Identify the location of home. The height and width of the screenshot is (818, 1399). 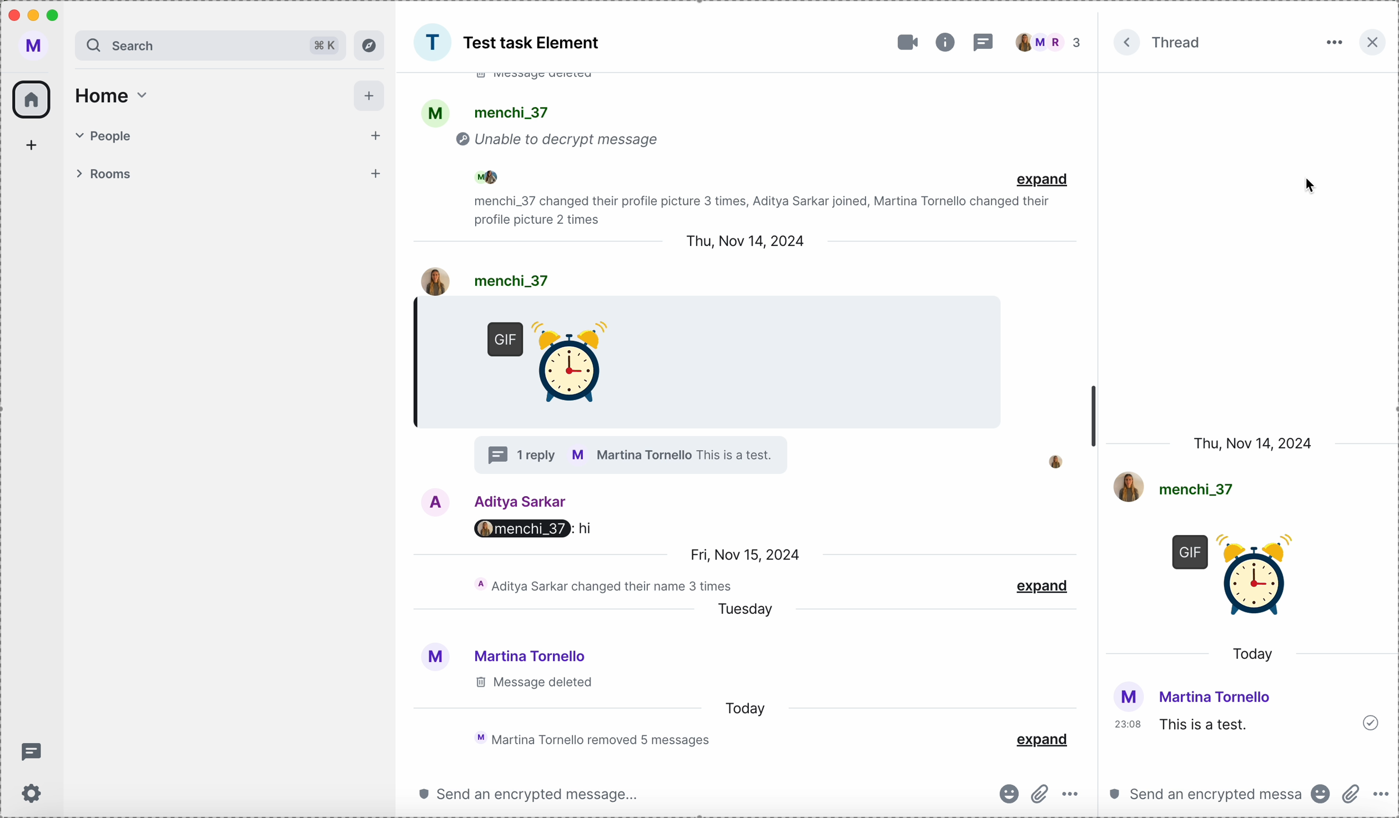
(111, 96).